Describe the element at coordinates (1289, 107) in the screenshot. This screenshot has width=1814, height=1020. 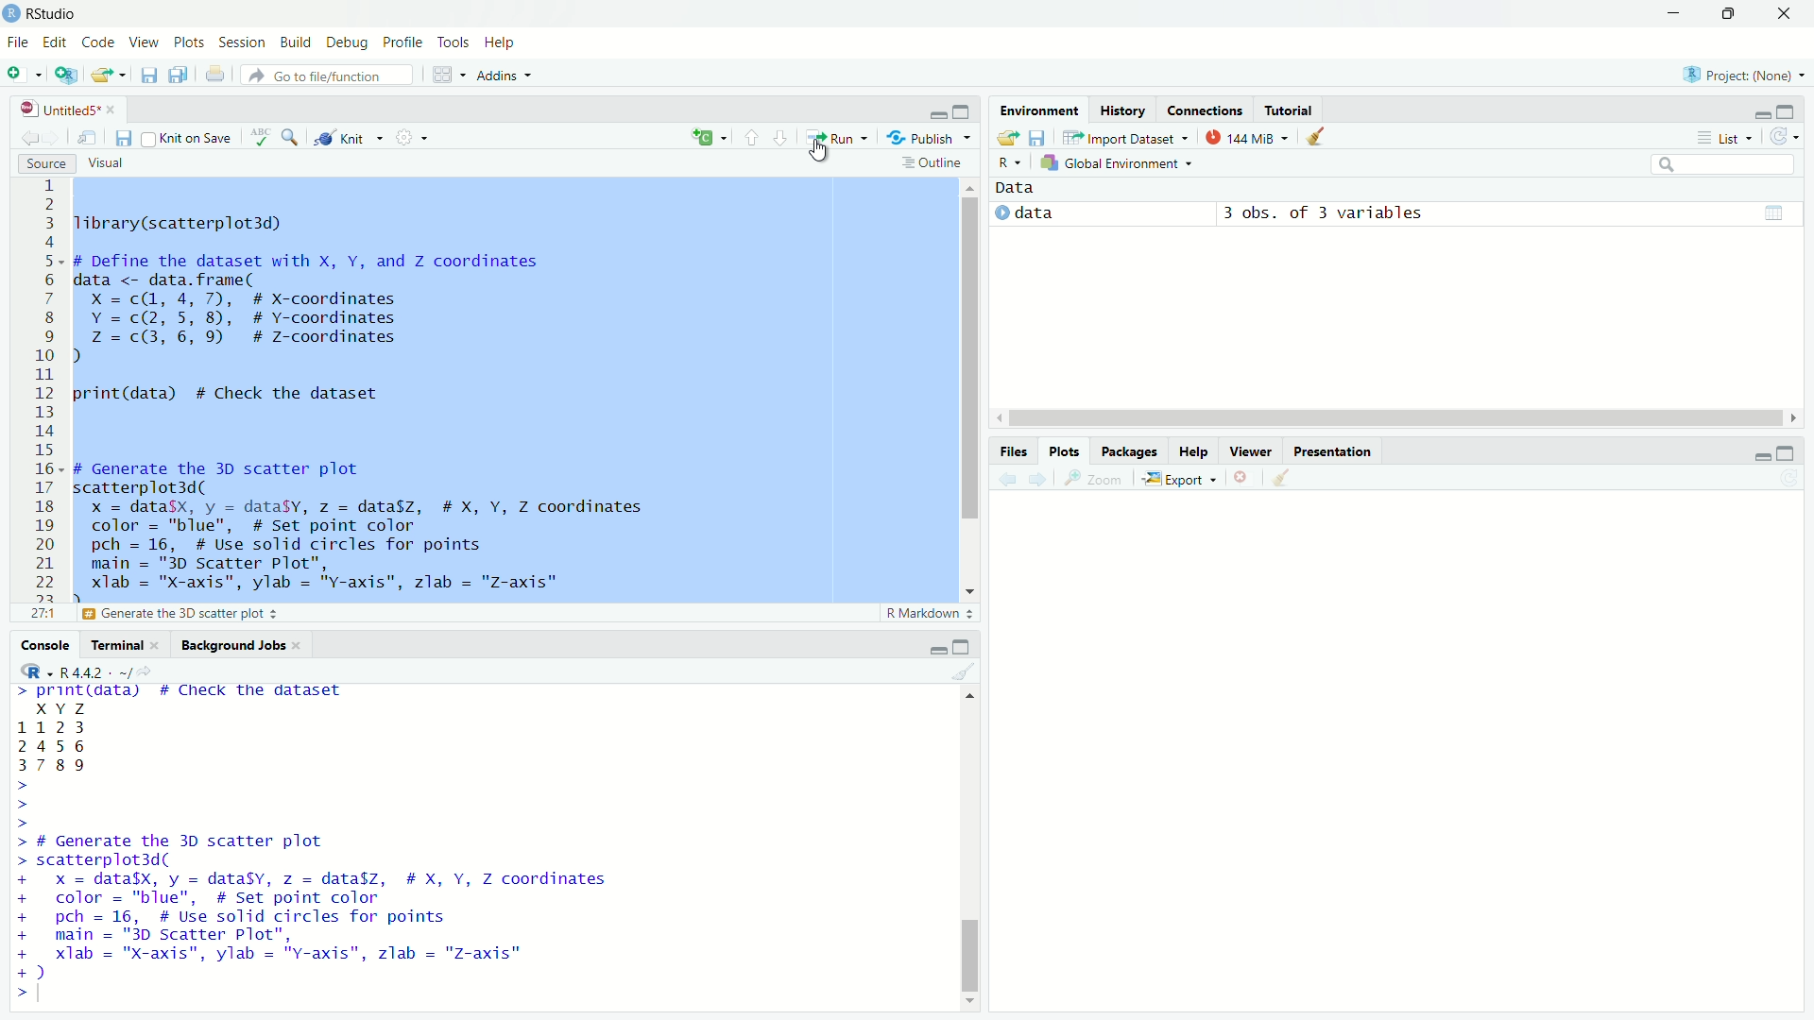
I see `tutorial` at that location.